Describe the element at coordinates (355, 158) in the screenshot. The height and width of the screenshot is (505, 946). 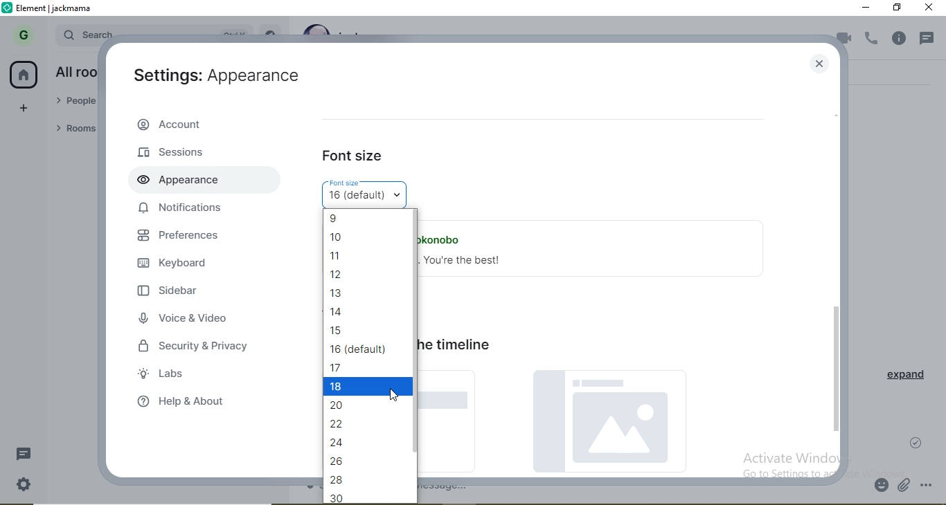
I see `font size` at that location.